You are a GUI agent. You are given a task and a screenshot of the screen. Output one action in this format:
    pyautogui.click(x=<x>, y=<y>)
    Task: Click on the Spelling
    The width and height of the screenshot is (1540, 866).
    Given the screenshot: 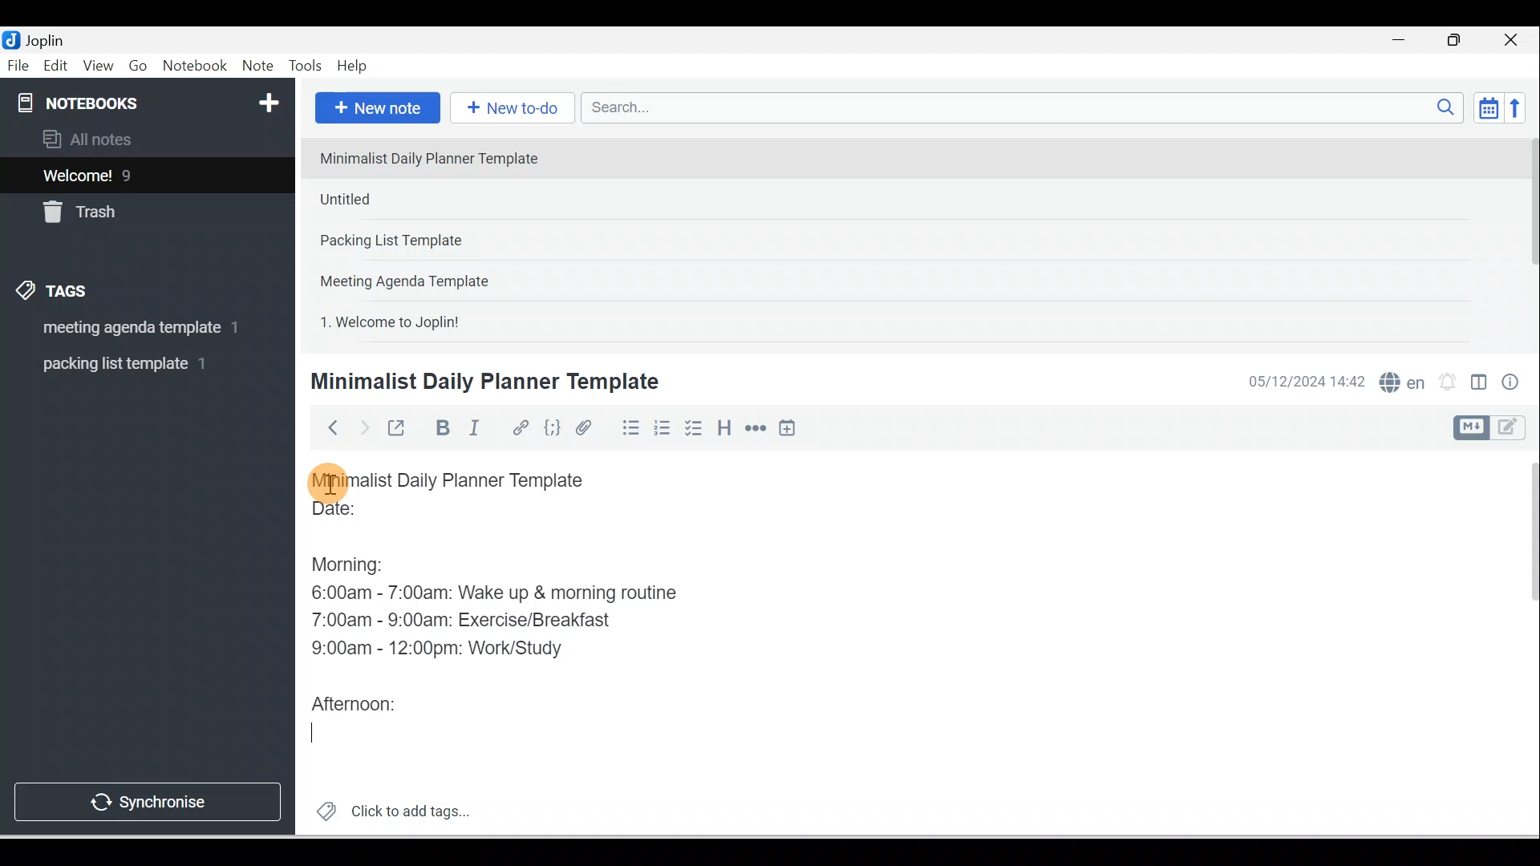 What is the action you would take?
    pyautogui.click(x=1399, y=380)
    